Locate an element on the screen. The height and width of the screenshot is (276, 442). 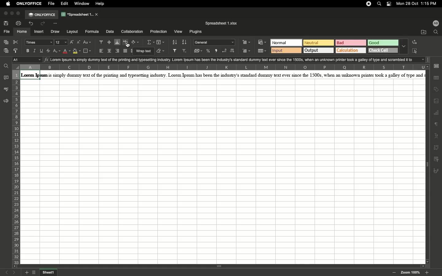
table settings is located at coordinates (436, 78).